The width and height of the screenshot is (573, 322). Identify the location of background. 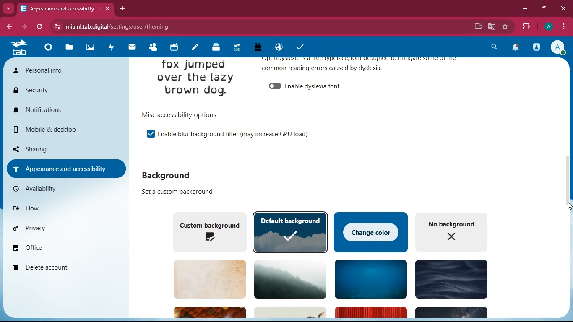
(170, 175).